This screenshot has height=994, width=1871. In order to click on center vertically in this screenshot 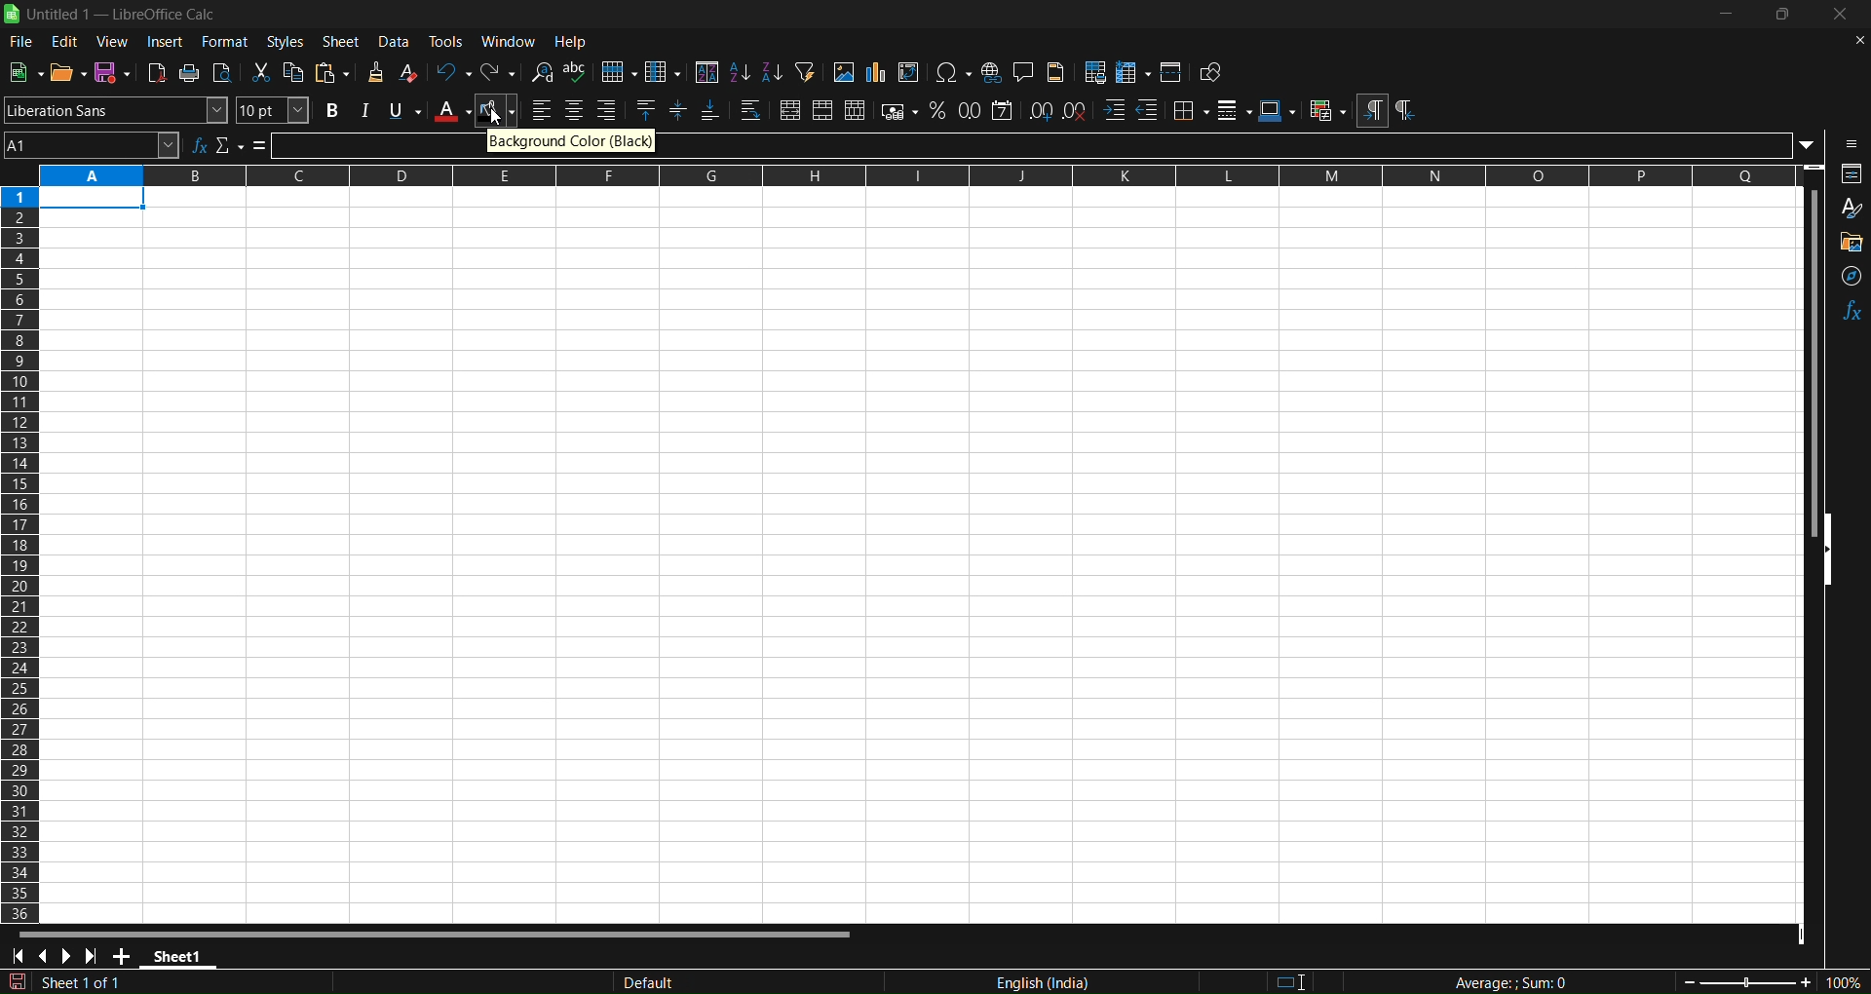, I will do `click(678, 109)`.